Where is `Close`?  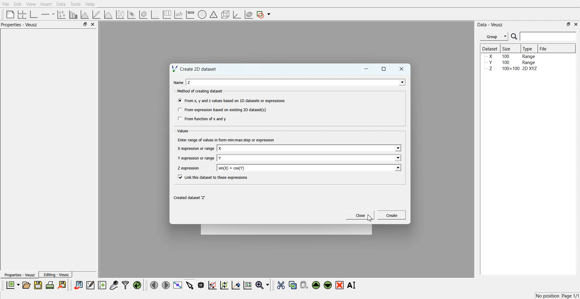 Close is located at coordinates (402, 69).